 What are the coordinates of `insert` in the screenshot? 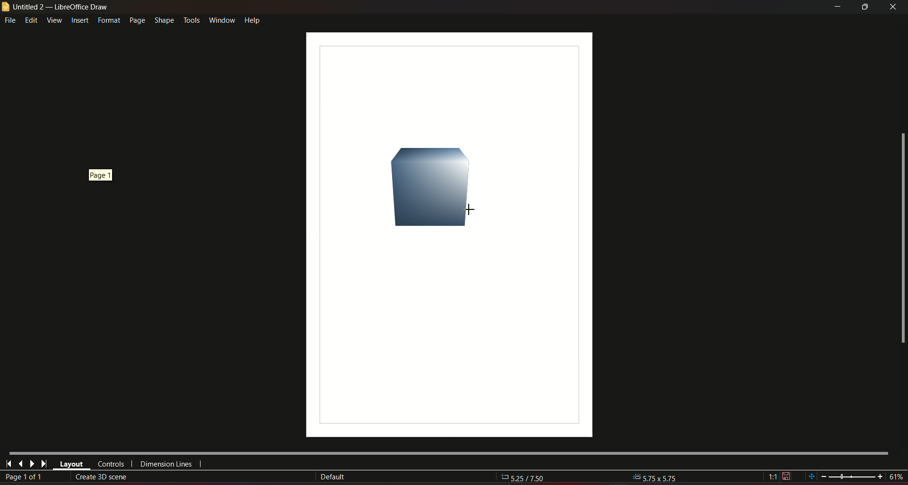 It's located at (79, 21).